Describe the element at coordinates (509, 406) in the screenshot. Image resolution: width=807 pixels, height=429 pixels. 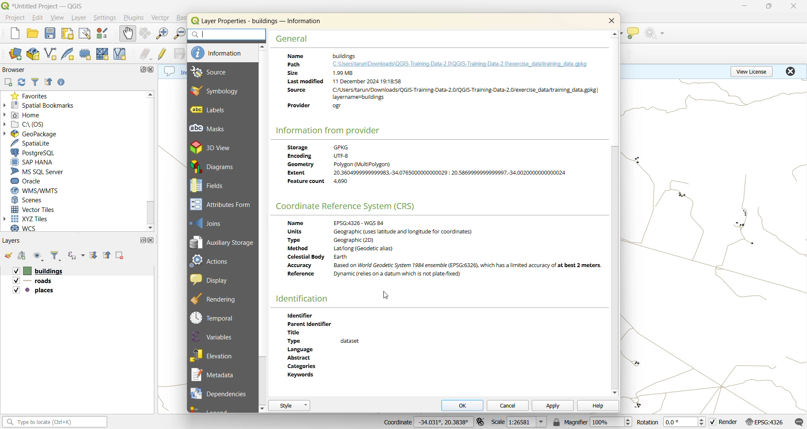
I see `cancel` at that location.